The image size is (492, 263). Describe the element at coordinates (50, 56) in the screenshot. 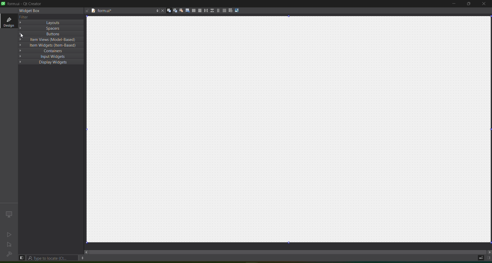

I see `input widgets` at that location.